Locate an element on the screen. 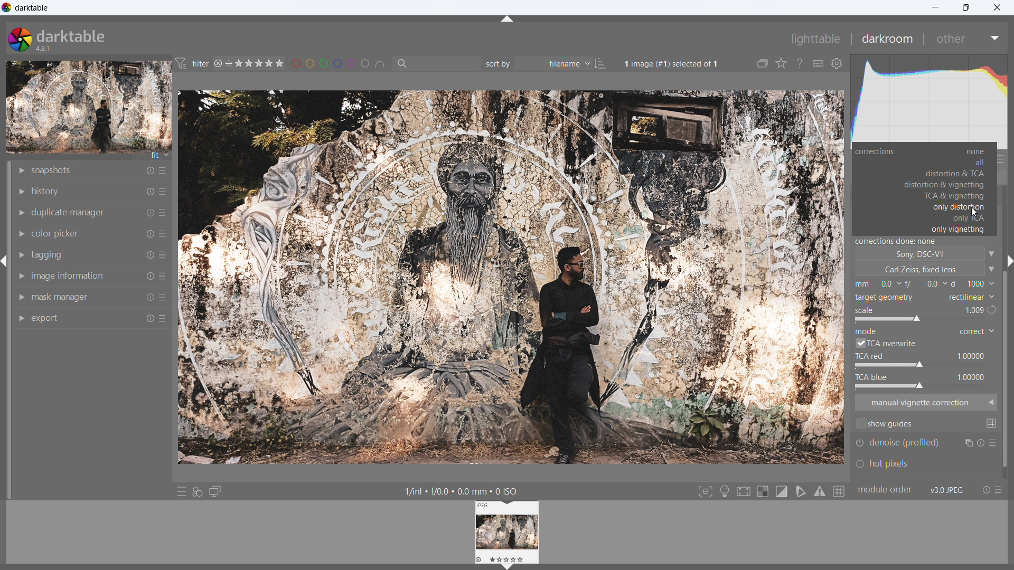 The width and height of the screenshot is (1014, 570). color picker is located at coordinates (56, 234).